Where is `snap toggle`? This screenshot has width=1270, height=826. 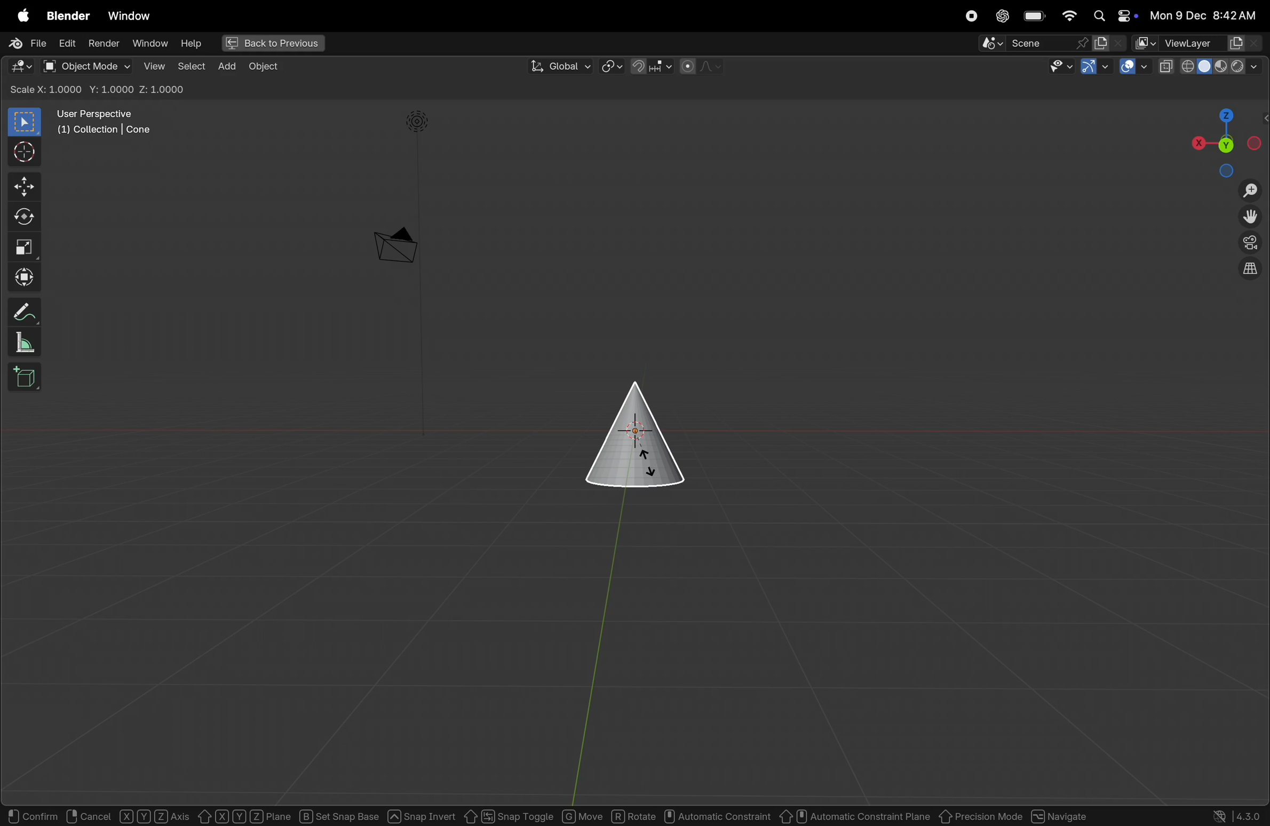 snap toggle is located at coordinates (509, 814).